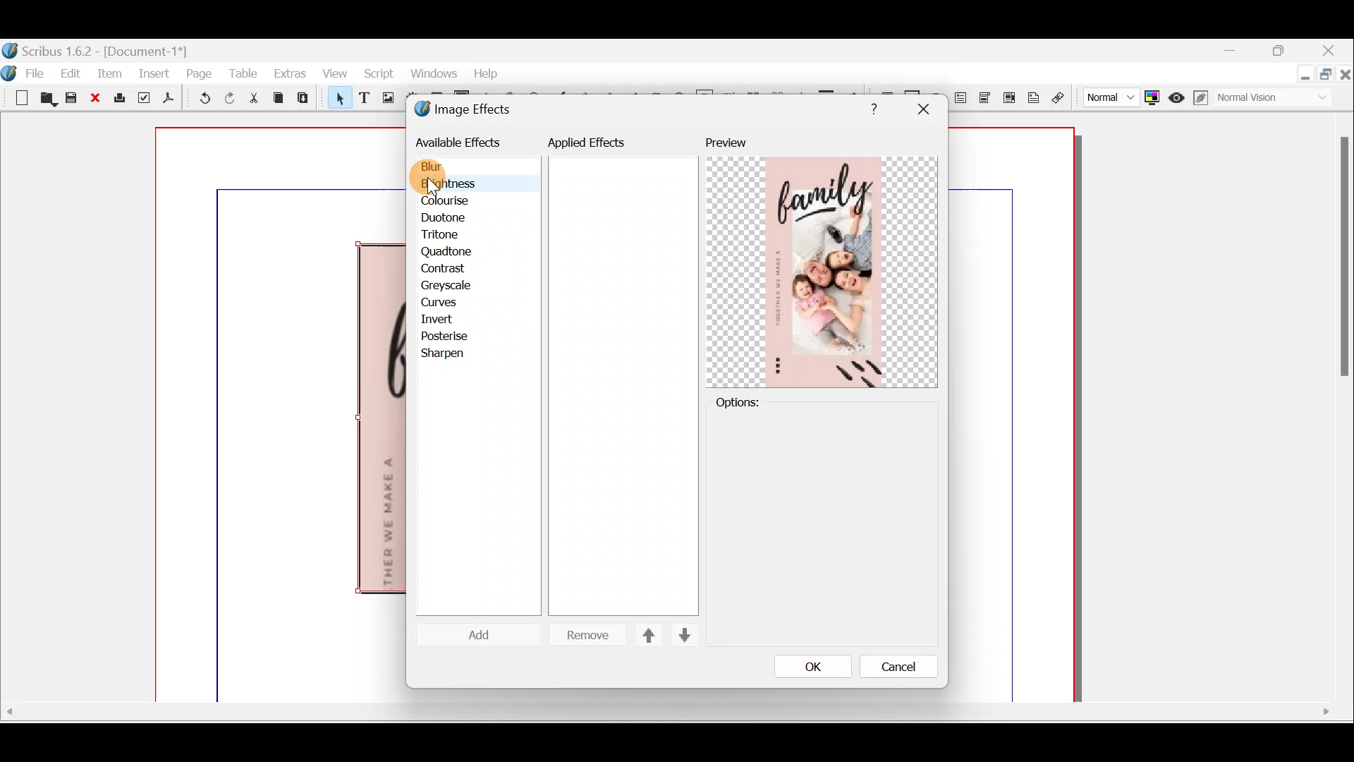 Image resolution: width=1354 pixels, height=762 pixels. Describe the element at coordinates (97, 49) in the screenshot. I see `Document name` at that location.